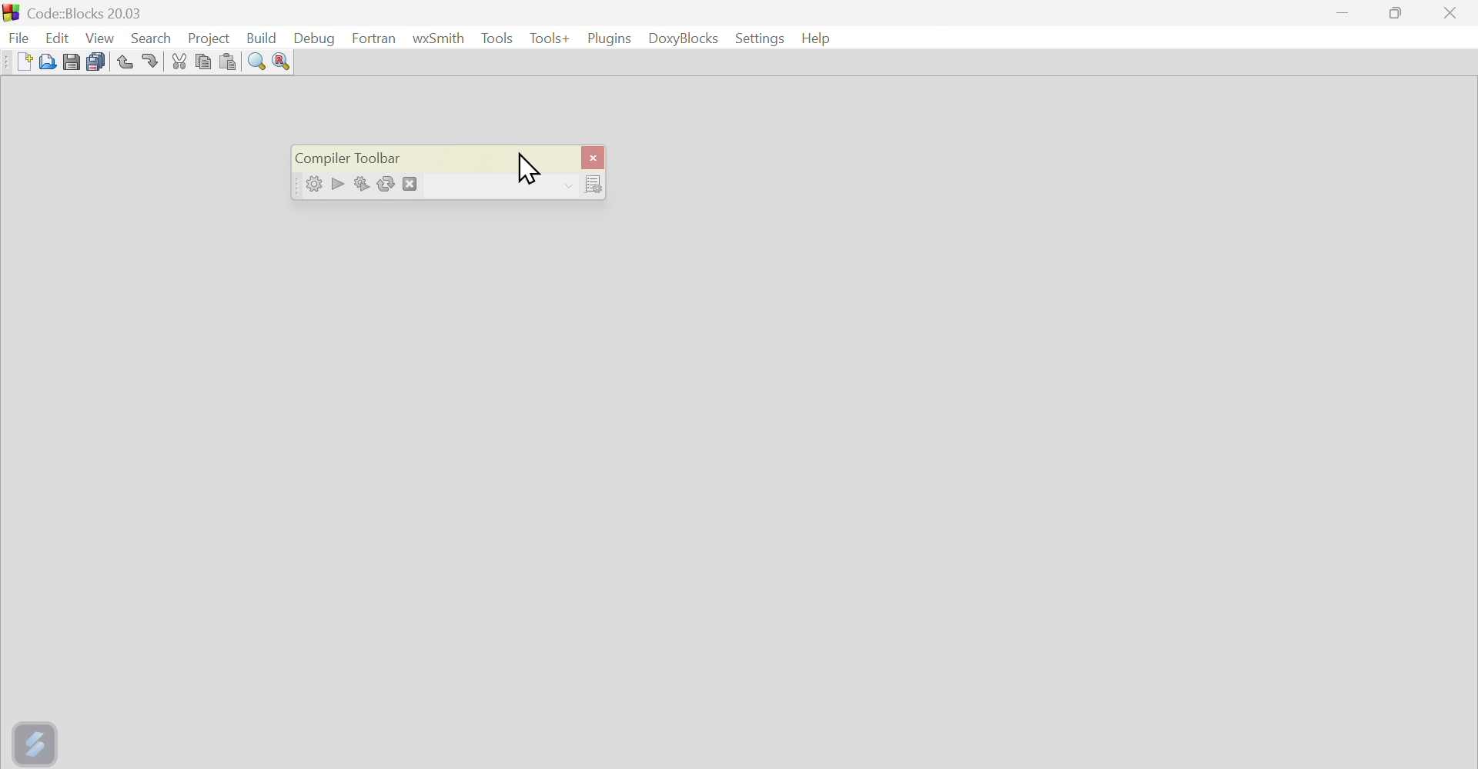 This screenshot has height=769, width=1478. Describe the element at coordinates (281, 64) in the screenshot. I see `` at that location.